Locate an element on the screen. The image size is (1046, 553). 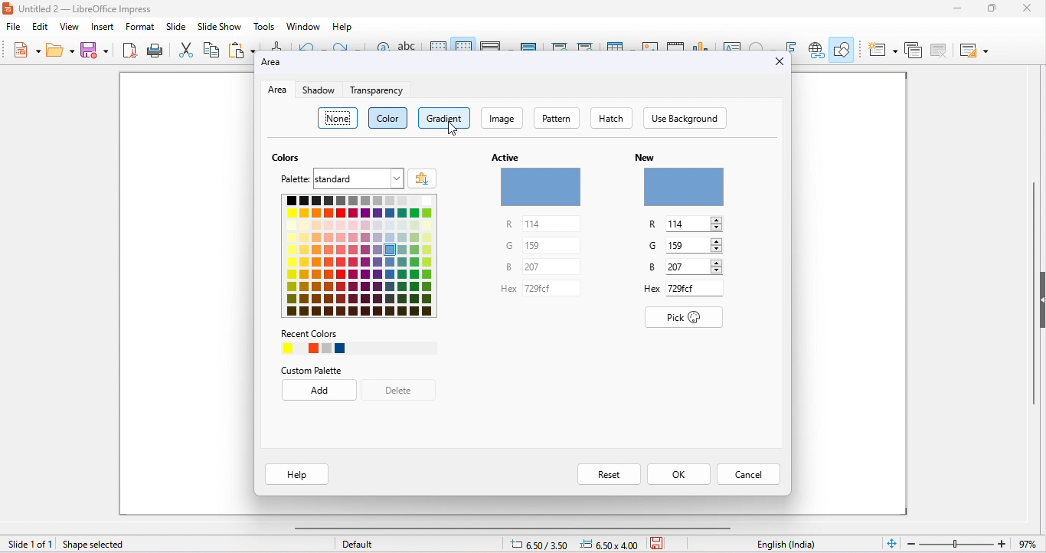
207 is located at coordinates (552, 267).